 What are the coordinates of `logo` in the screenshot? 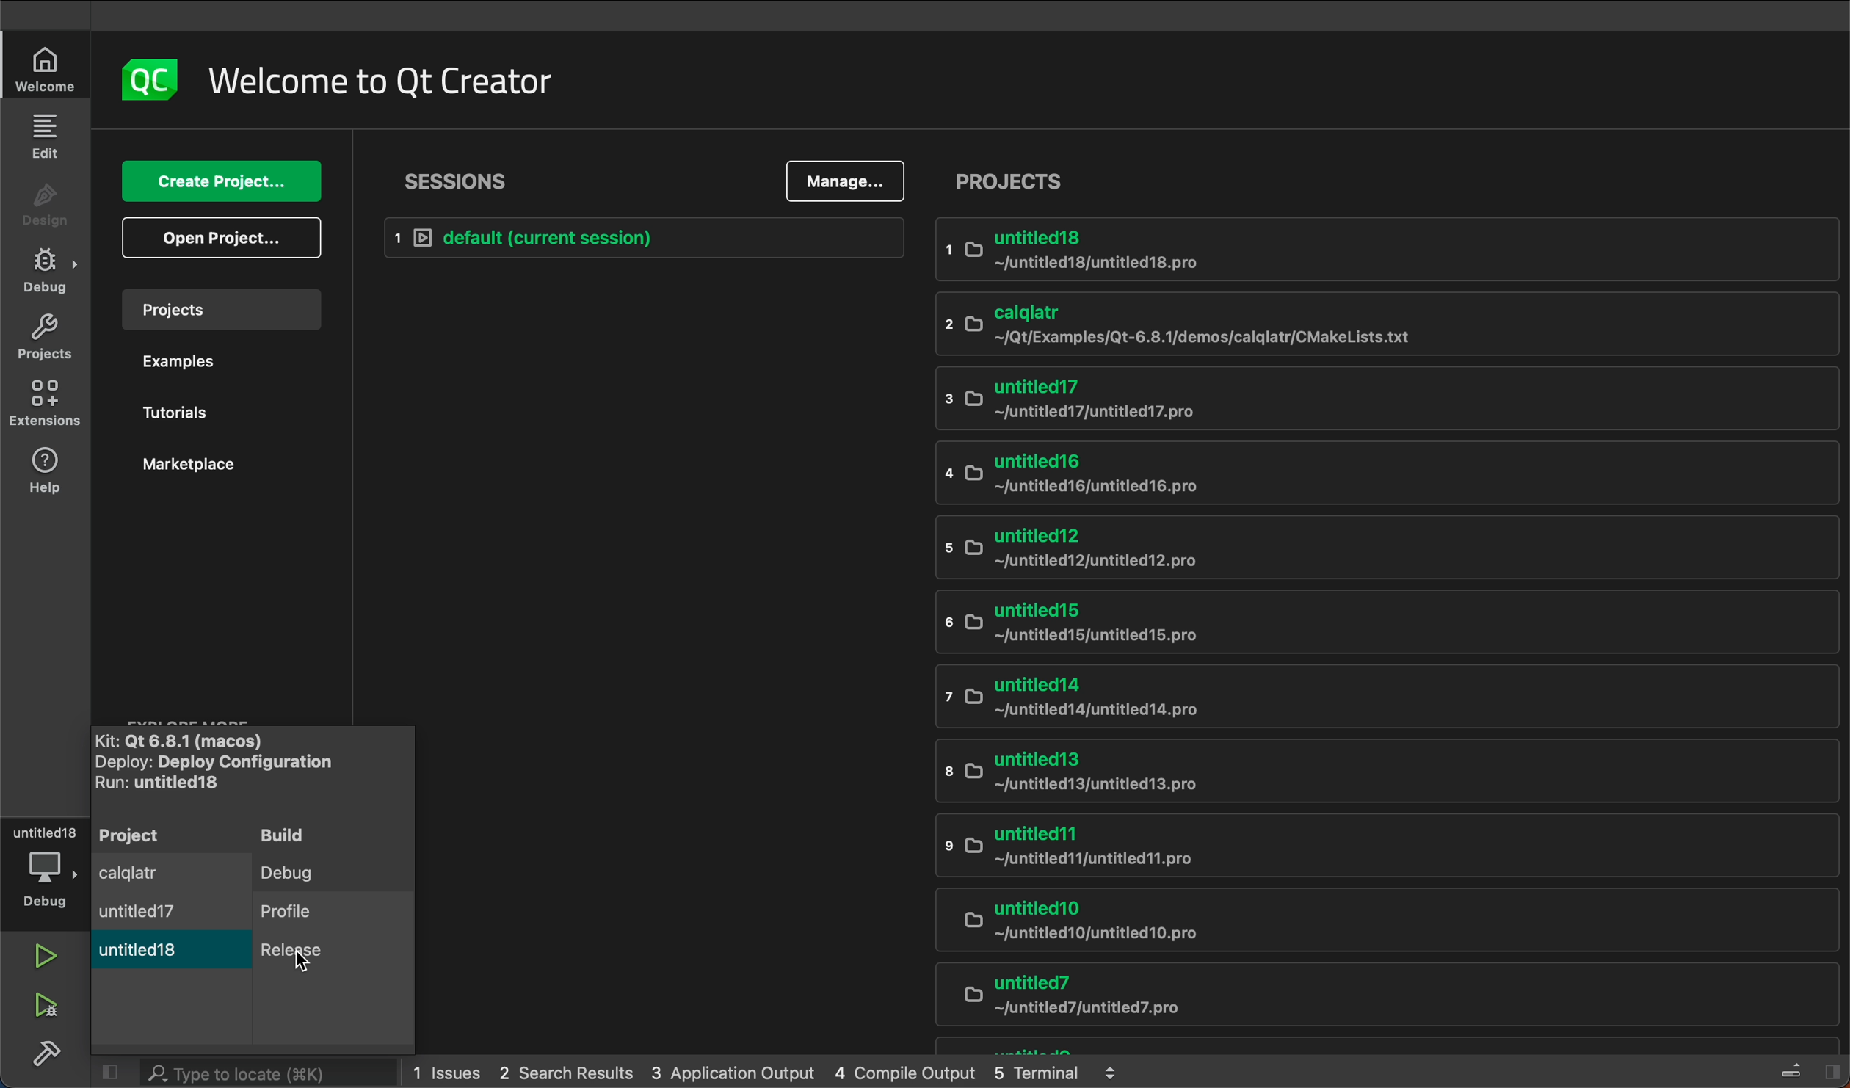 It's located at (148, 78).